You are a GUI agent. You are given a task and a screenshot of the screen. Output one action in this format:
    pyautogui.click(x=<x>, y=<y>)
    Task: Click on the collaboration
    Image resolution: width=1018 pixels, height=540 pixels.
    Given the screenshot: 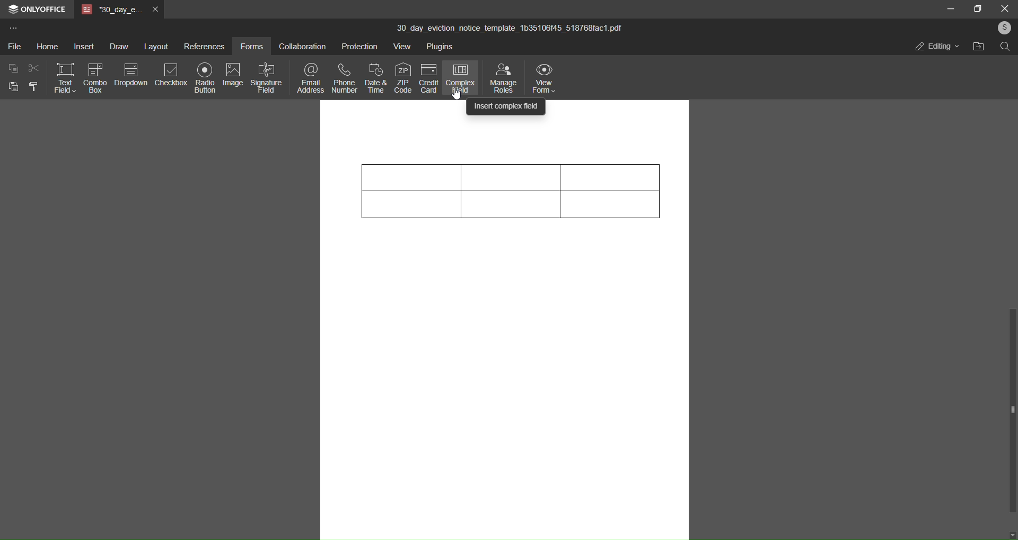 What is the action you would take?
    pyautogui.click(x=301, y=48)
    